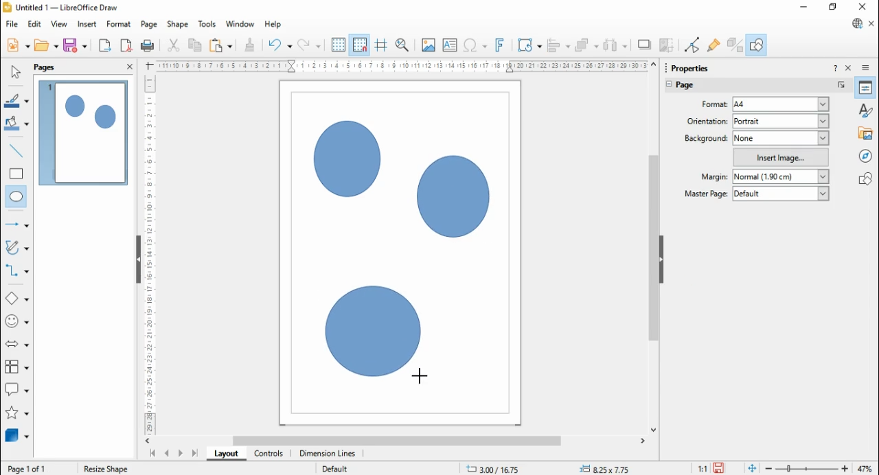 Image resolution: width=879 pixels, height=475 pixels. Describe the element at coordinates (558, 45) in the screenshot. I see `align  objects` at that location.